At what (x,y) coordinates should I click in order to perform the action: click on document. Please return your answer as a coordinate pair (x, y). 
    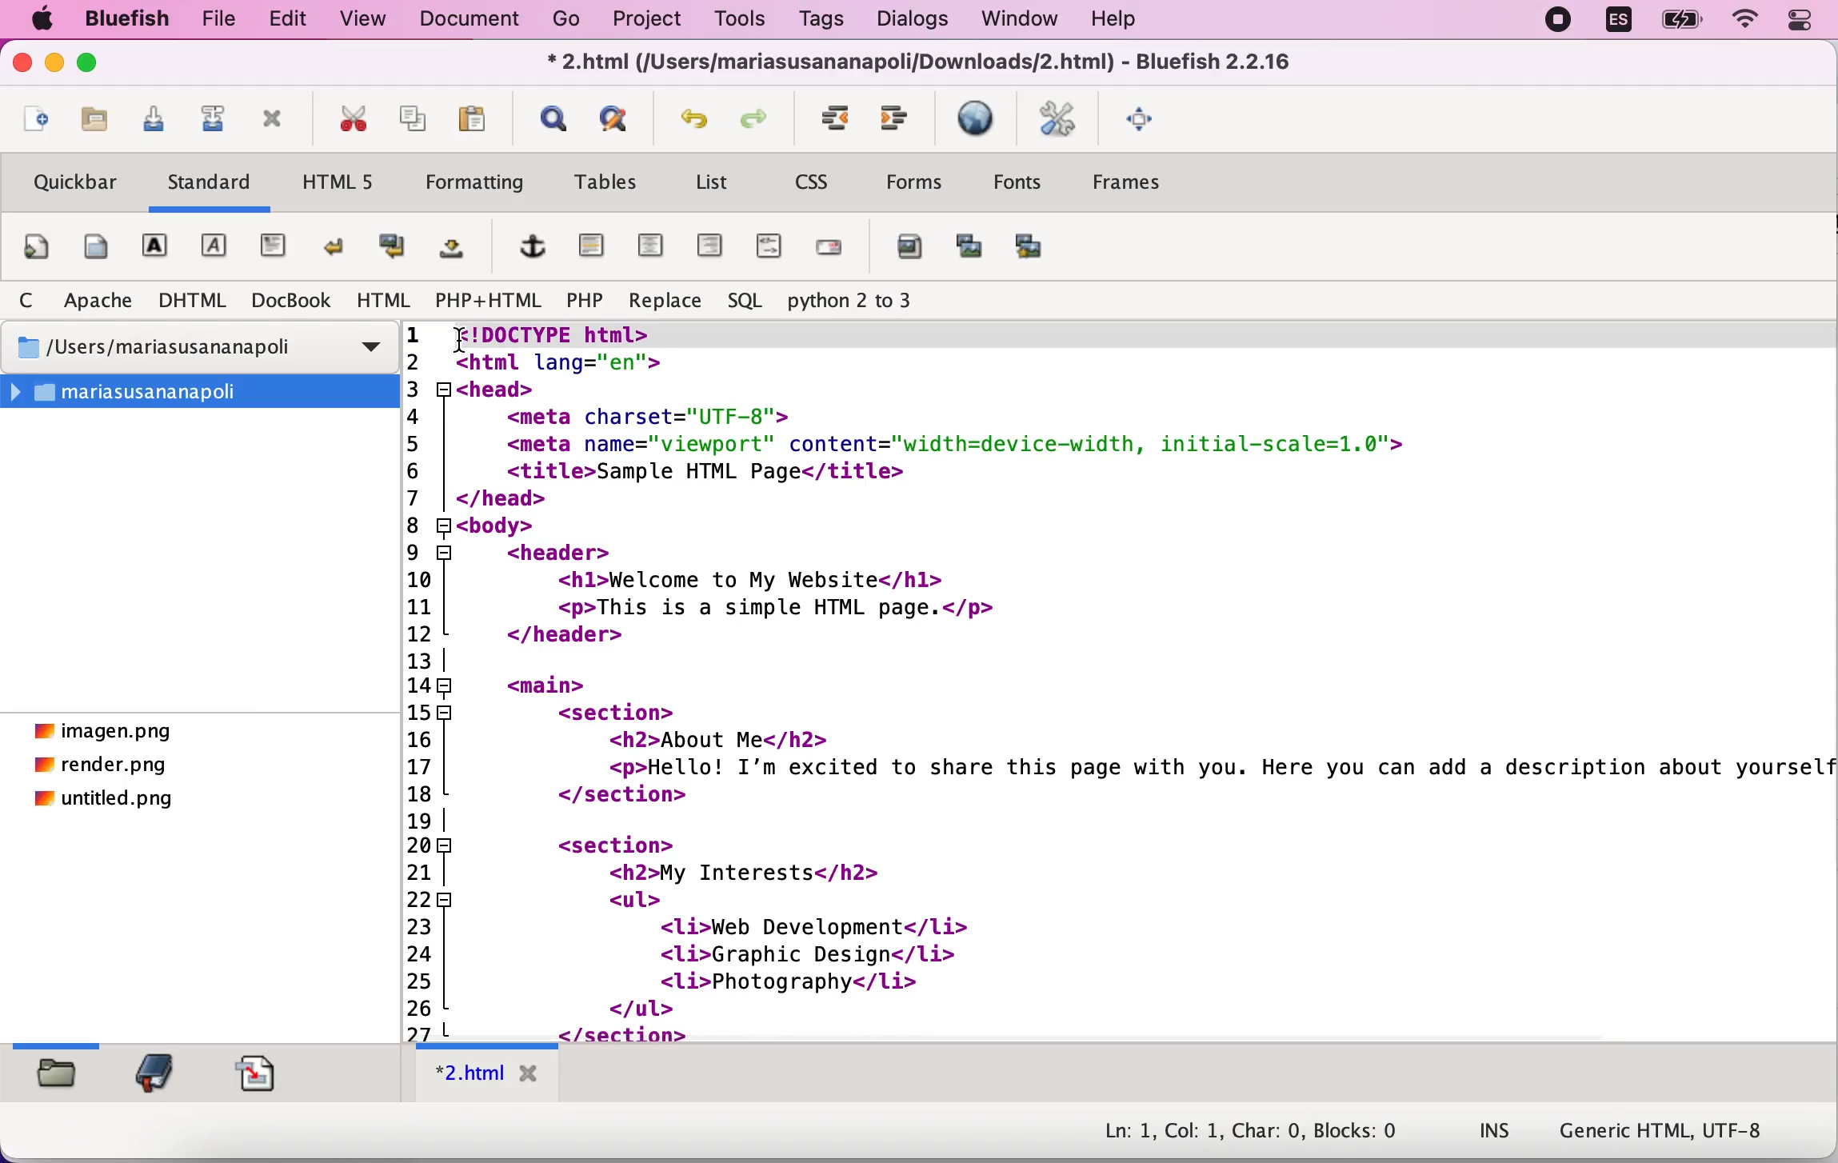
    Looking at the image, I should click on (472, 23).